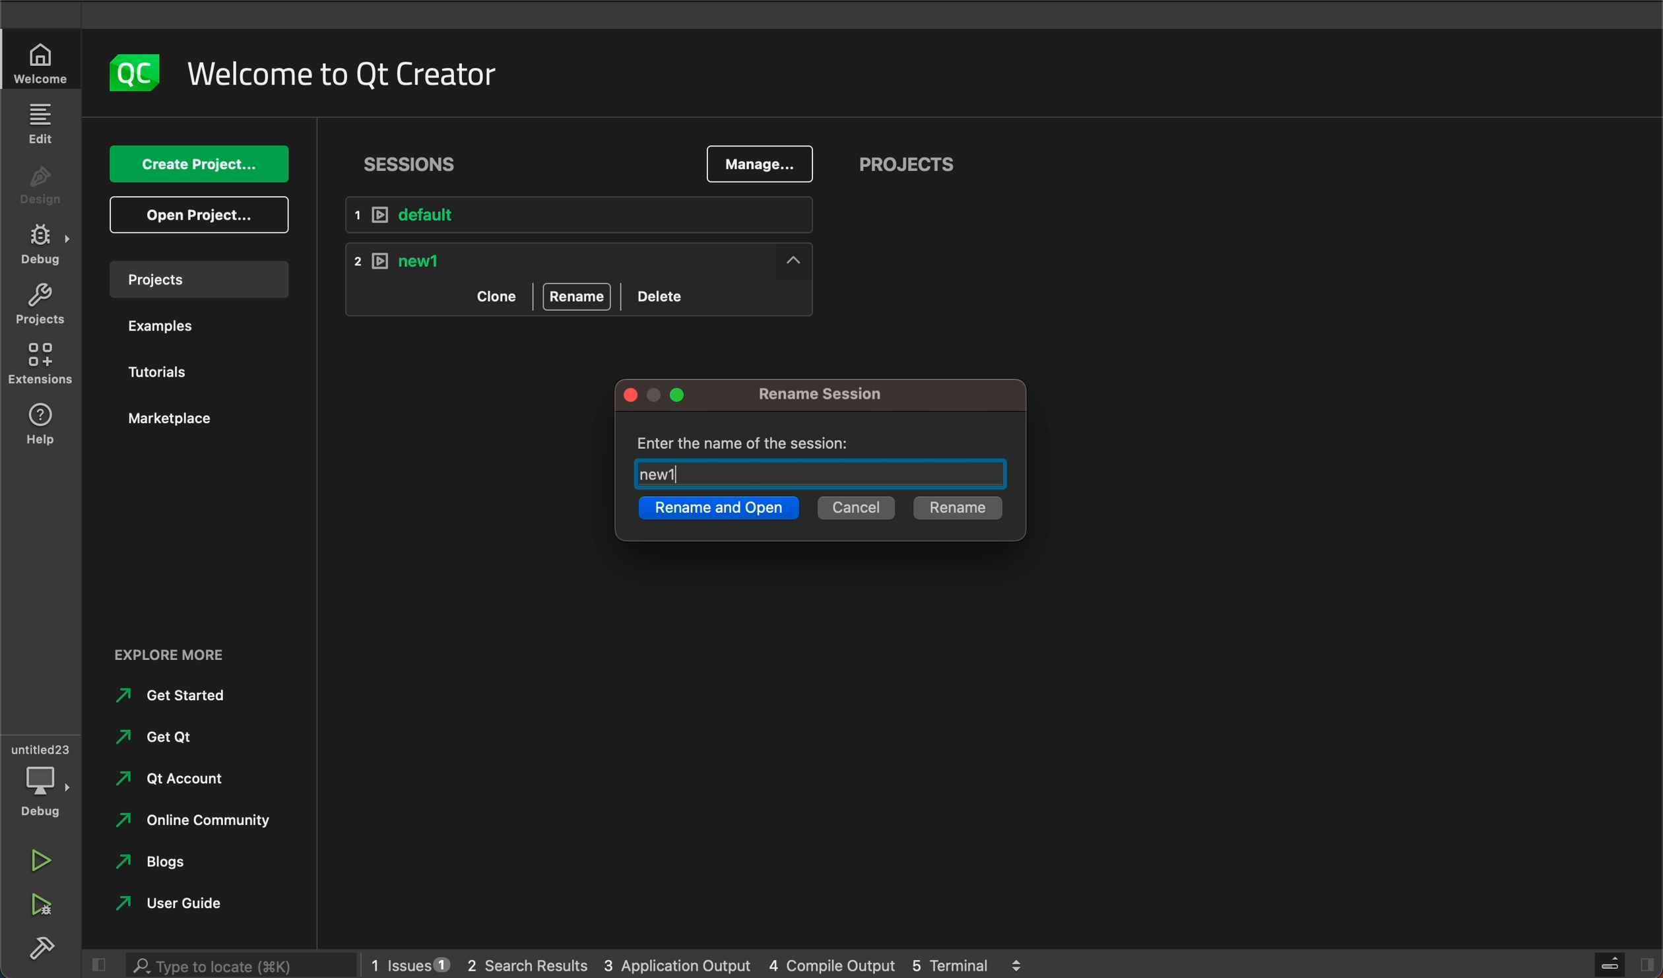 Image resolution: width=1663 pixels, height=978 pixels. I want to click on close slidebar, so click(96, 965).